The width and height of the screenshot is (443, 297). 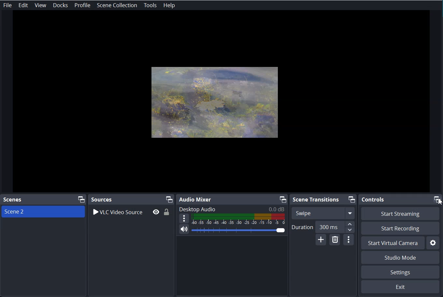 I want to click on Maximize, so click(x=169, y=199).